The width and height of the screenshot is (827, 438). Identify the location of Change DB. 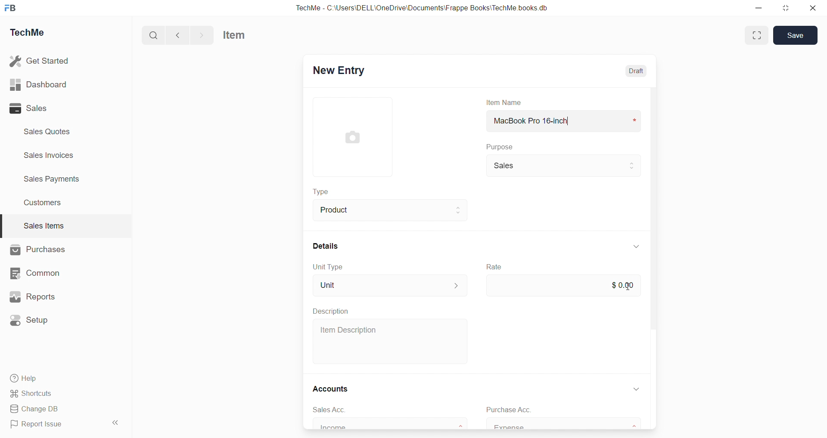
(35, 409).